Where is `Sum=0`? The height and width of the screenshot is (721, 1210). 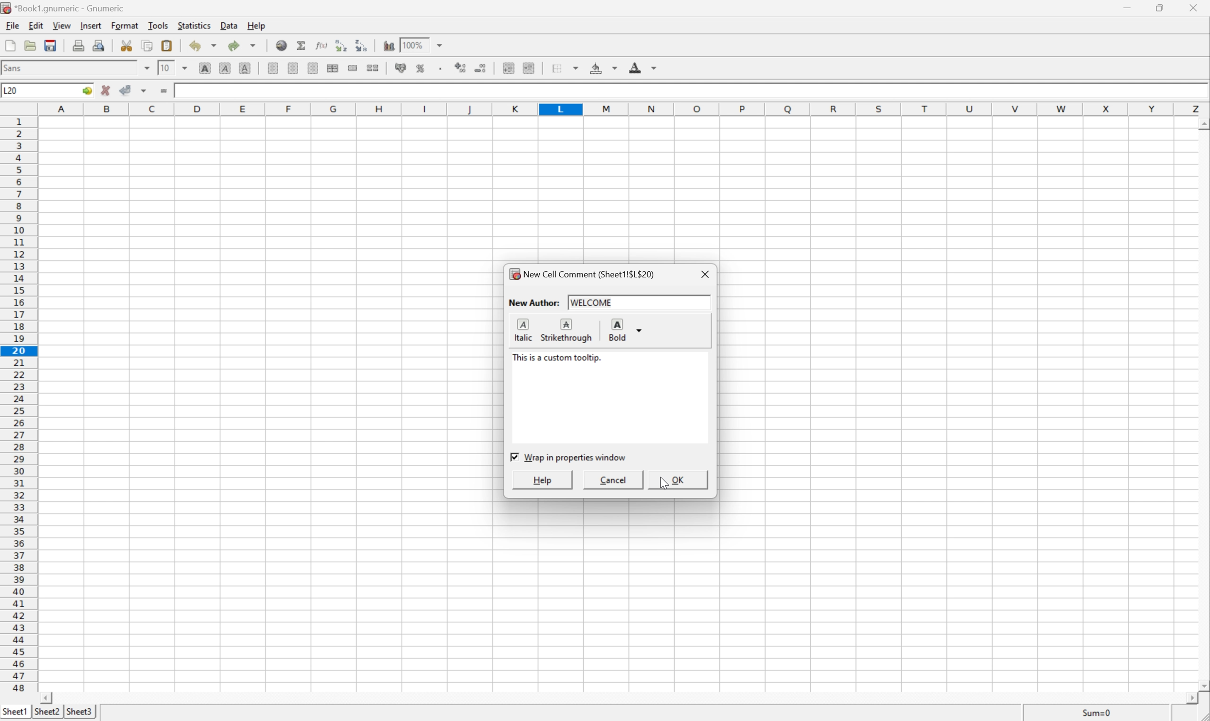 Sum=0 is located at coordinates (1094, 713).